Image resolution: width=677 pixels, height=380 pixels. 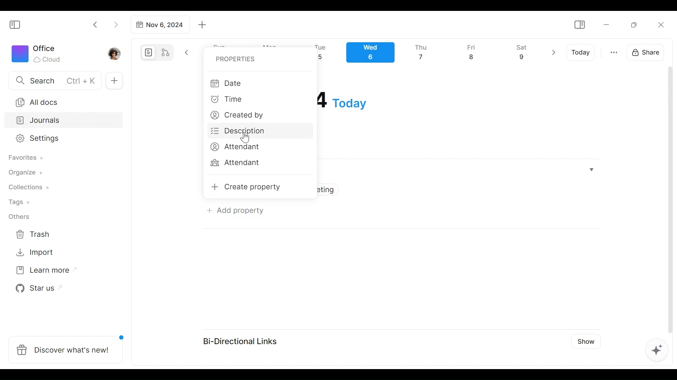 What do you see at coordinates (234, 146) in the screenshot?
I see `Attendant` at bounding box center [234, 146].